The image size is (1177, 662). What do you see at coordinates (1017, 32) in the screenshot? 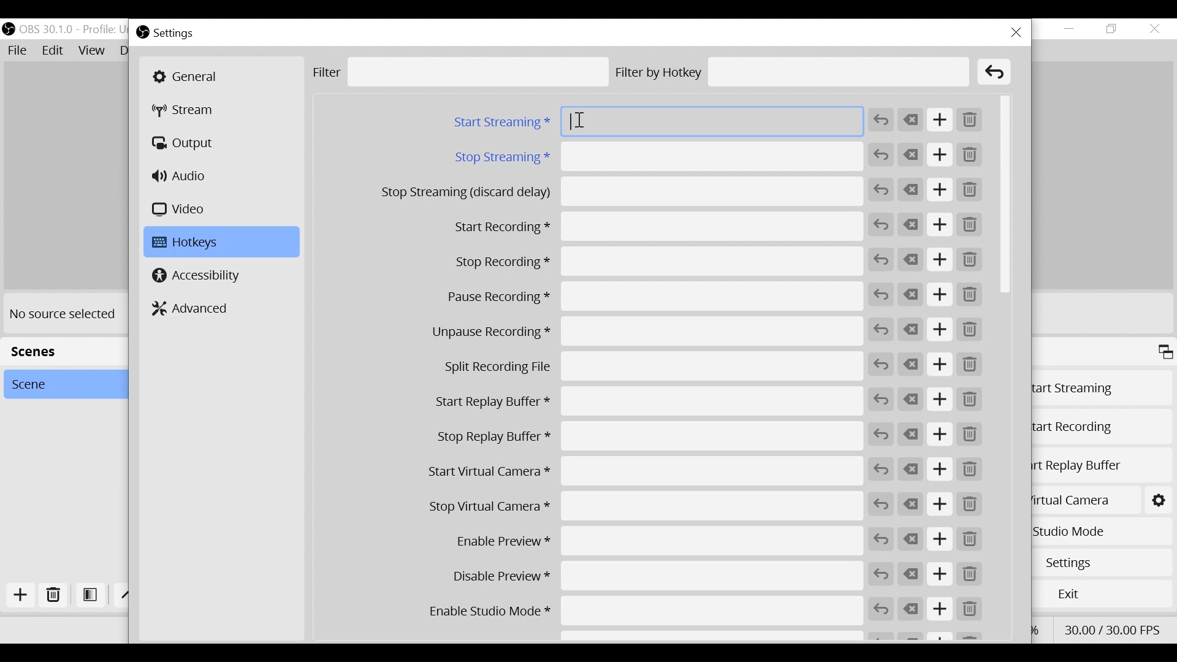
I see `Close` at bounding box center [1017, 32].